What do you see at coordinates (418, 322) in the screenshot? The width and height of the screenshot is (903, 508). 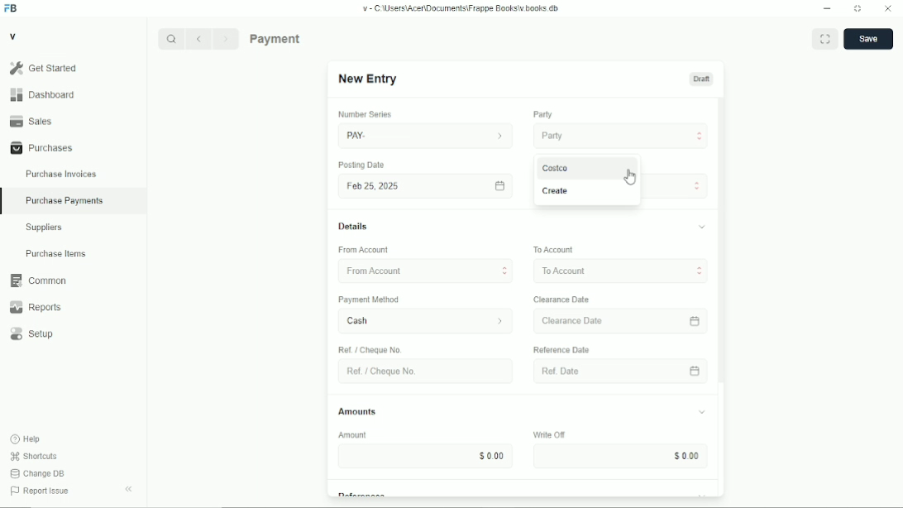 I see `Cash` at bounding box center [418, 322].